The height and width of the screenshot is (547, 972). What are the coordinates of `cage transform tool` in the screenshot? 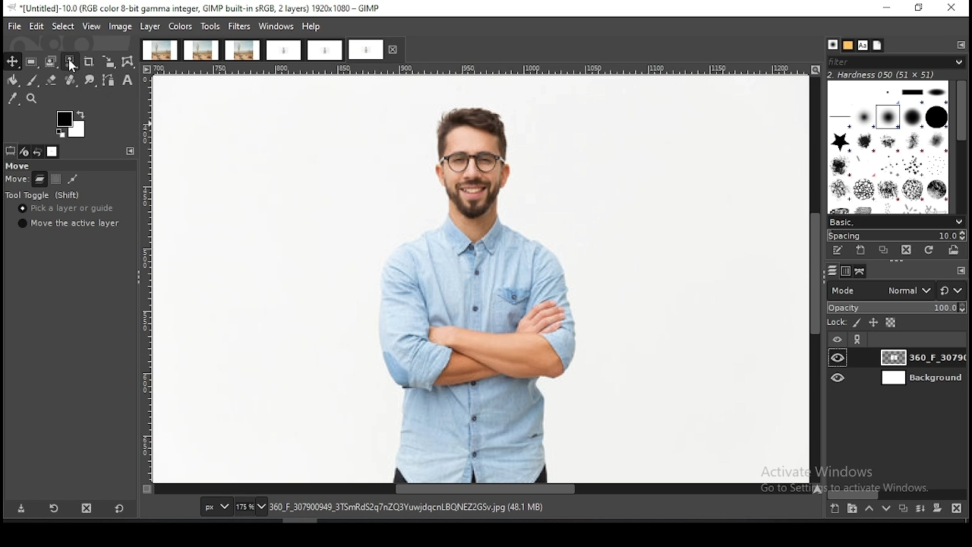 It's located at (129, 62).